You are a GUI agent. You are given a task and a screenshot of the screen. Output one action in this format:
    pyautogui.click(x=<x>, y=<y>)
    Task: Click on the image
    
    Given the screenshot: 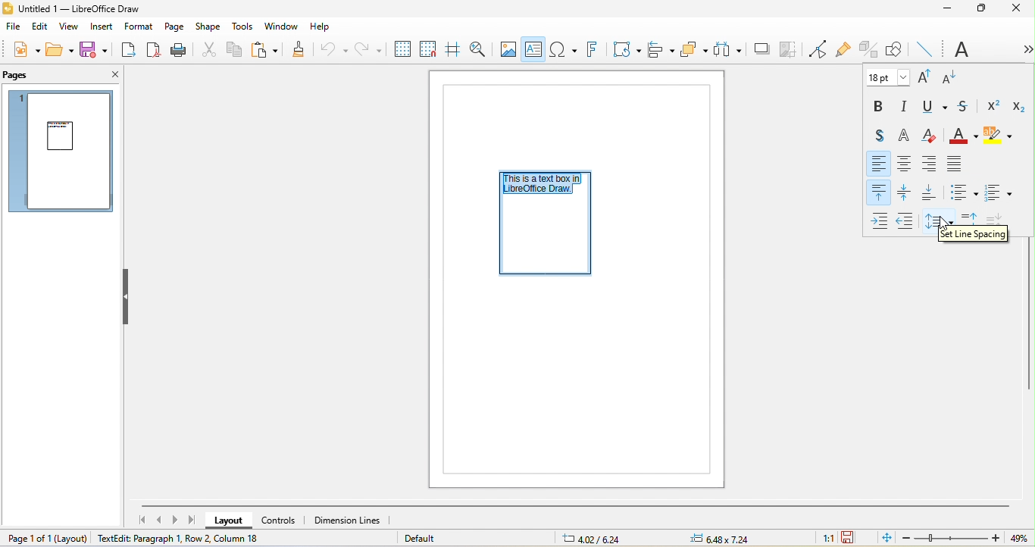 What is the action you would take?
    pyautogui.click(x=509, y=48)
    